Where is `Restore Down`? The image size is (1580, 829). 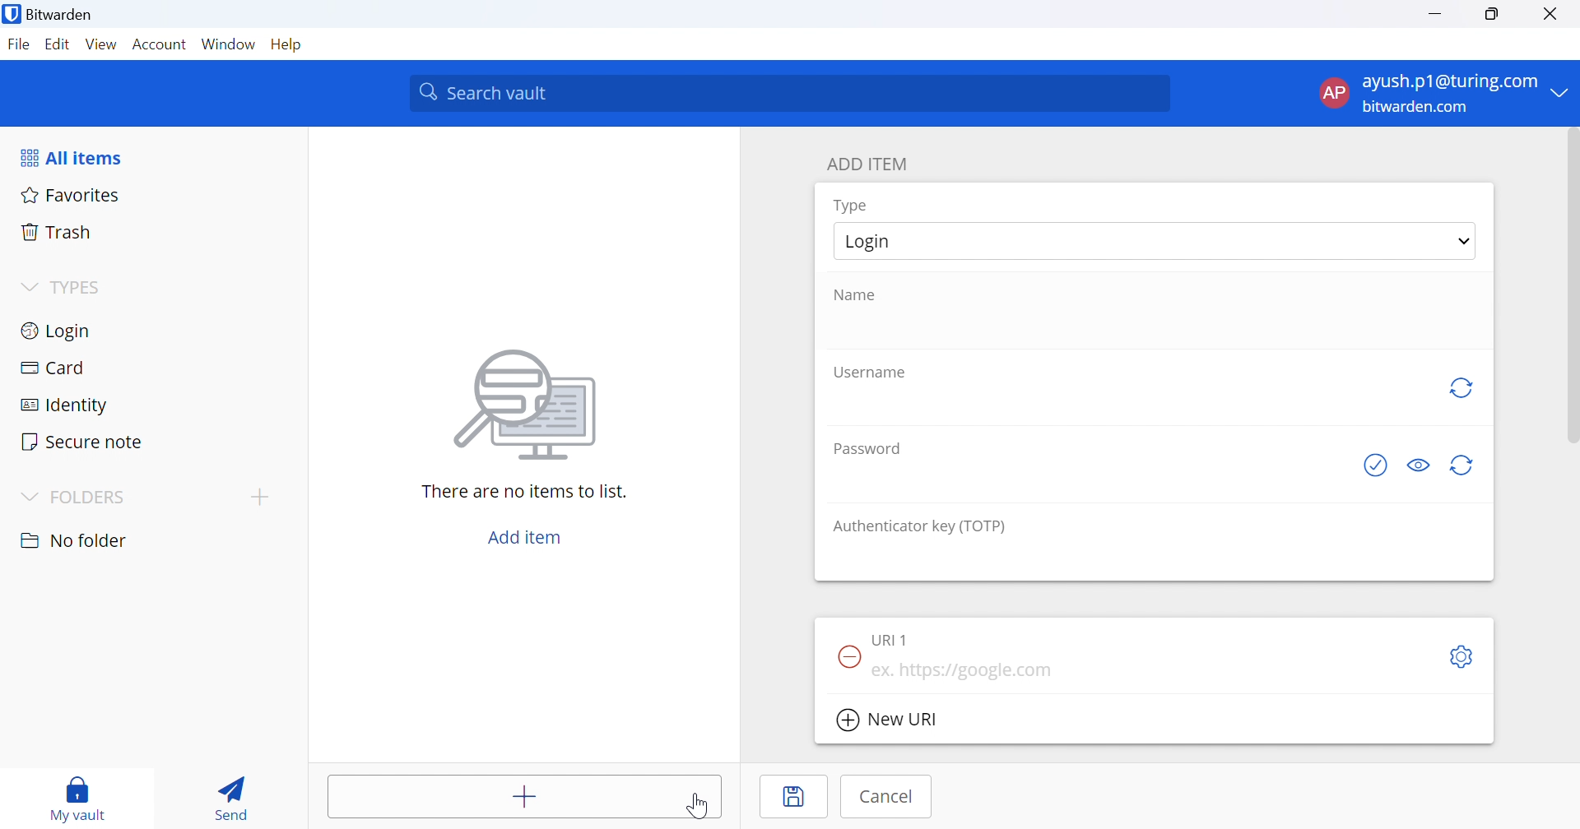
Restore Down is located at coordinates (1494, 15).